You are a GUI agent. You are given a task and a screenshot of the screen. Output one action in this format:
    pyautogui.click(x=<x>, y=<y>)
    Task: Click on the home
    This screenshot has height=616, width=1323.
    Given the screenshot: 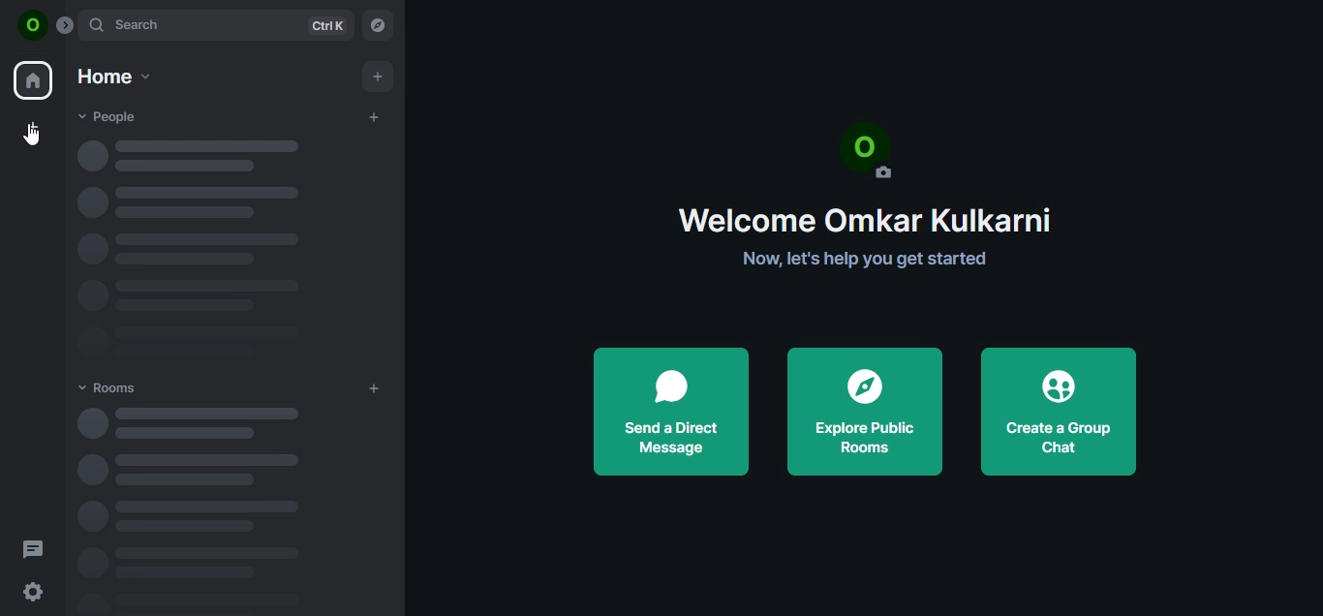 What is the action you would take?
    pyautogui.click(x=113, y=74)
    